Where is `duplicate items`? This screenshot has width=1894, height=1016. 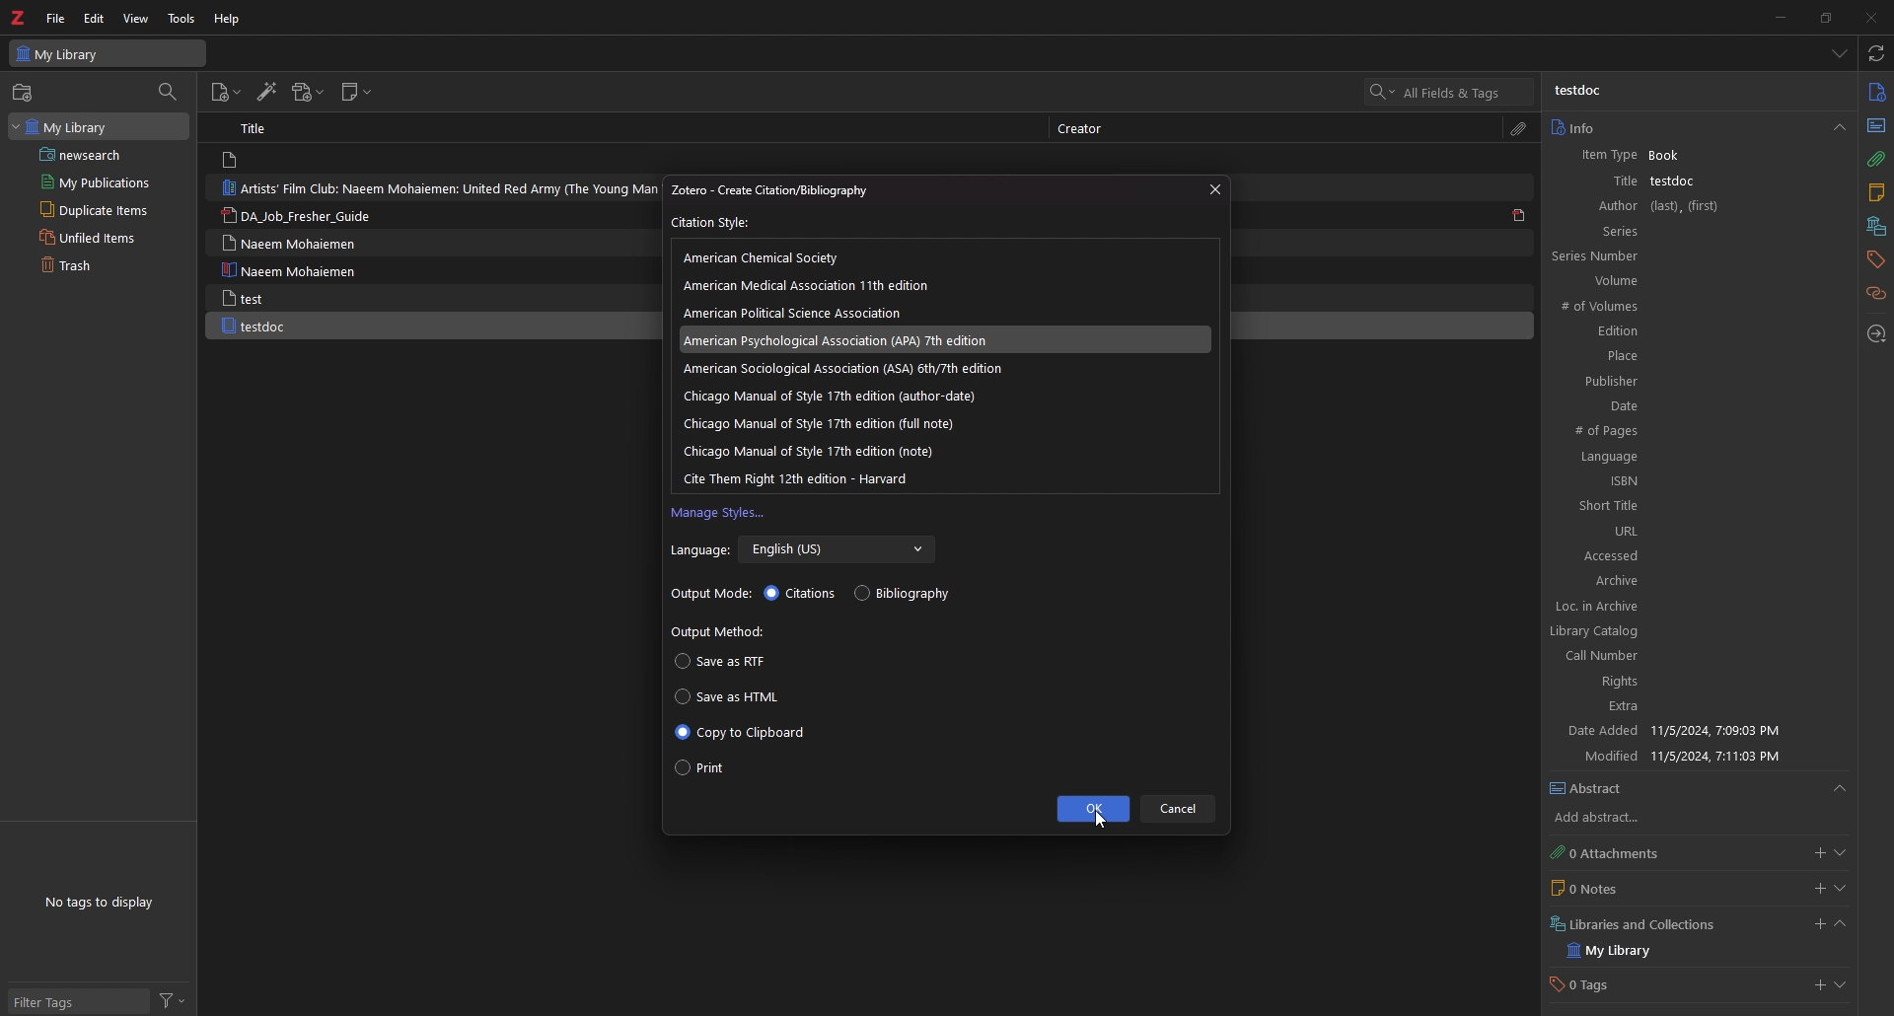 duplicate items is located at coordinates (91, 209).